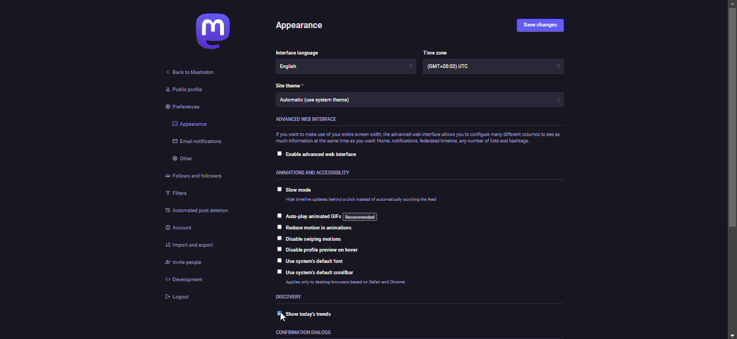  Describe the element at coordinates (317, 100) in the screenshot. I see `theme` at that location.